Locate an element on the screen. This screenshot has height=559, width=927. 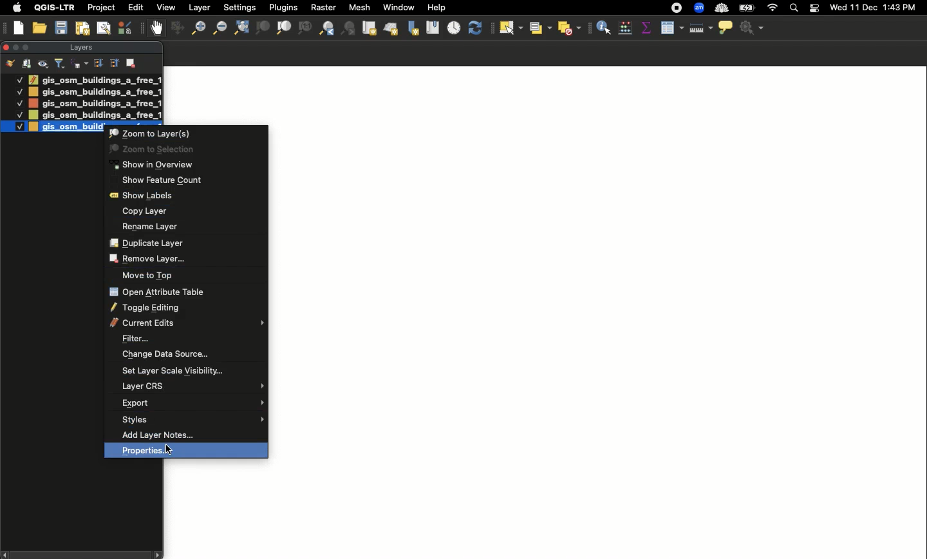
gis_osm_buildings_a_free_1 is located at coordinates (95, 79).